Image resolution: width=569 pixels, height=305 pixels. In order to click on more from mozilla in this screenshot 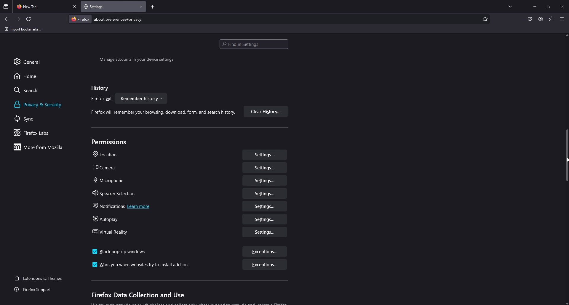, I will do `click(41, 147)`.